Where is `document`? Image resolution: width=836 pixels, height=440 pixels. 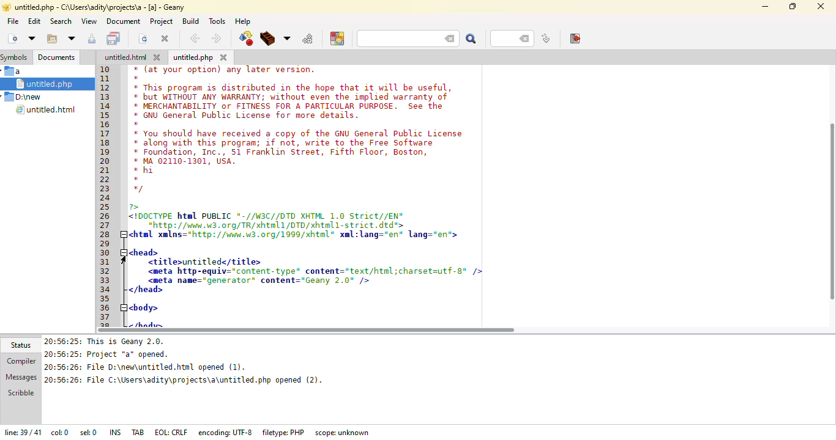
document is located at coordinates (123, 21).